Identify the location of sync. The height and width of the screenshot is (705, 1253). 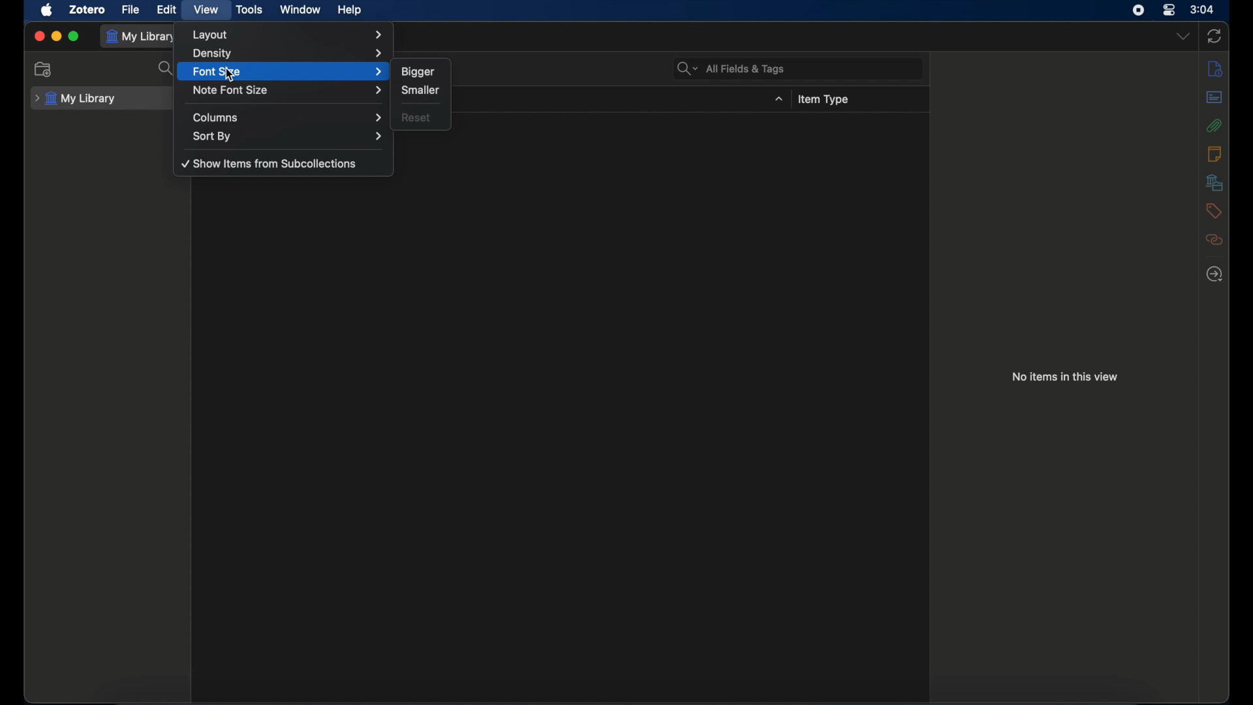
(1214, 36).